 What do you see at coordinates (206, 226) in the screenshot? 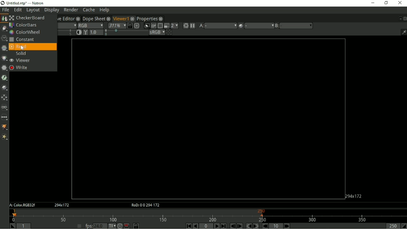
I see `Current frame` at bounding box center [206, 226].